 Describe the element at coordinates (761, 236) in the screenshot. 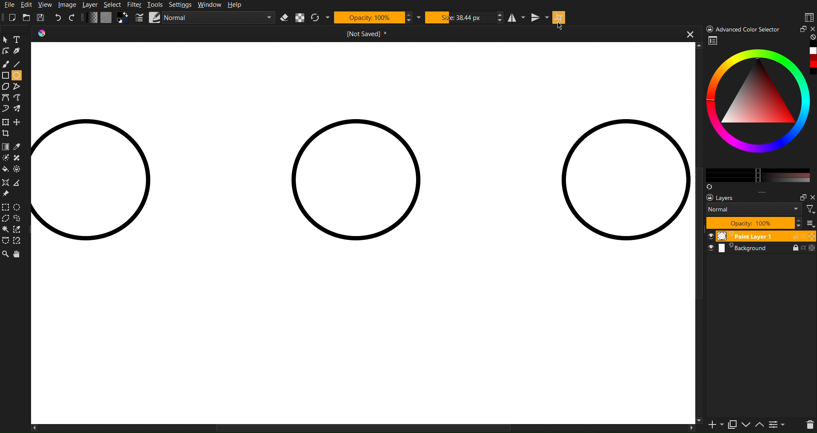

I see `Paint Layer 1` at that location.